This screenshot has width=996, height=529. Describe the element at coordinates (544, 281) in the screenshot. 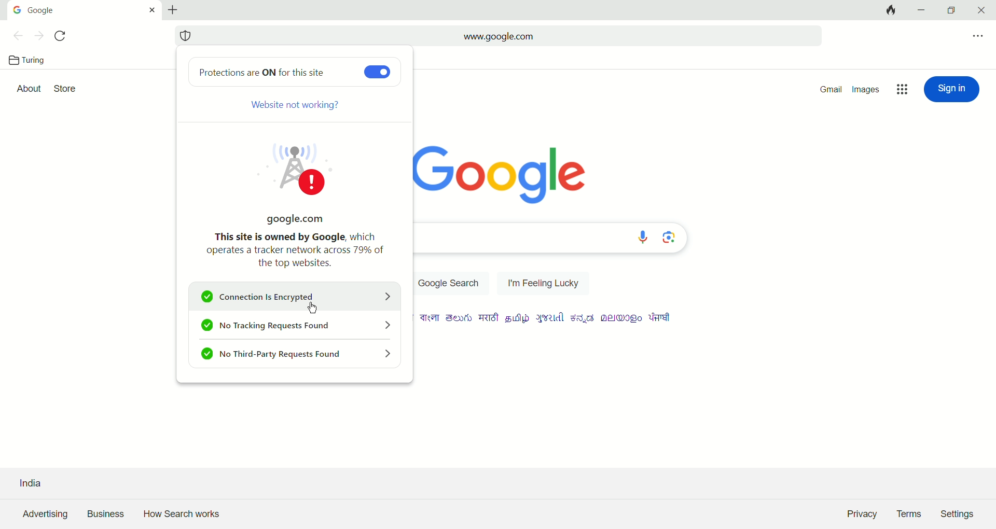

I see `I am feeling lucky` at that location.